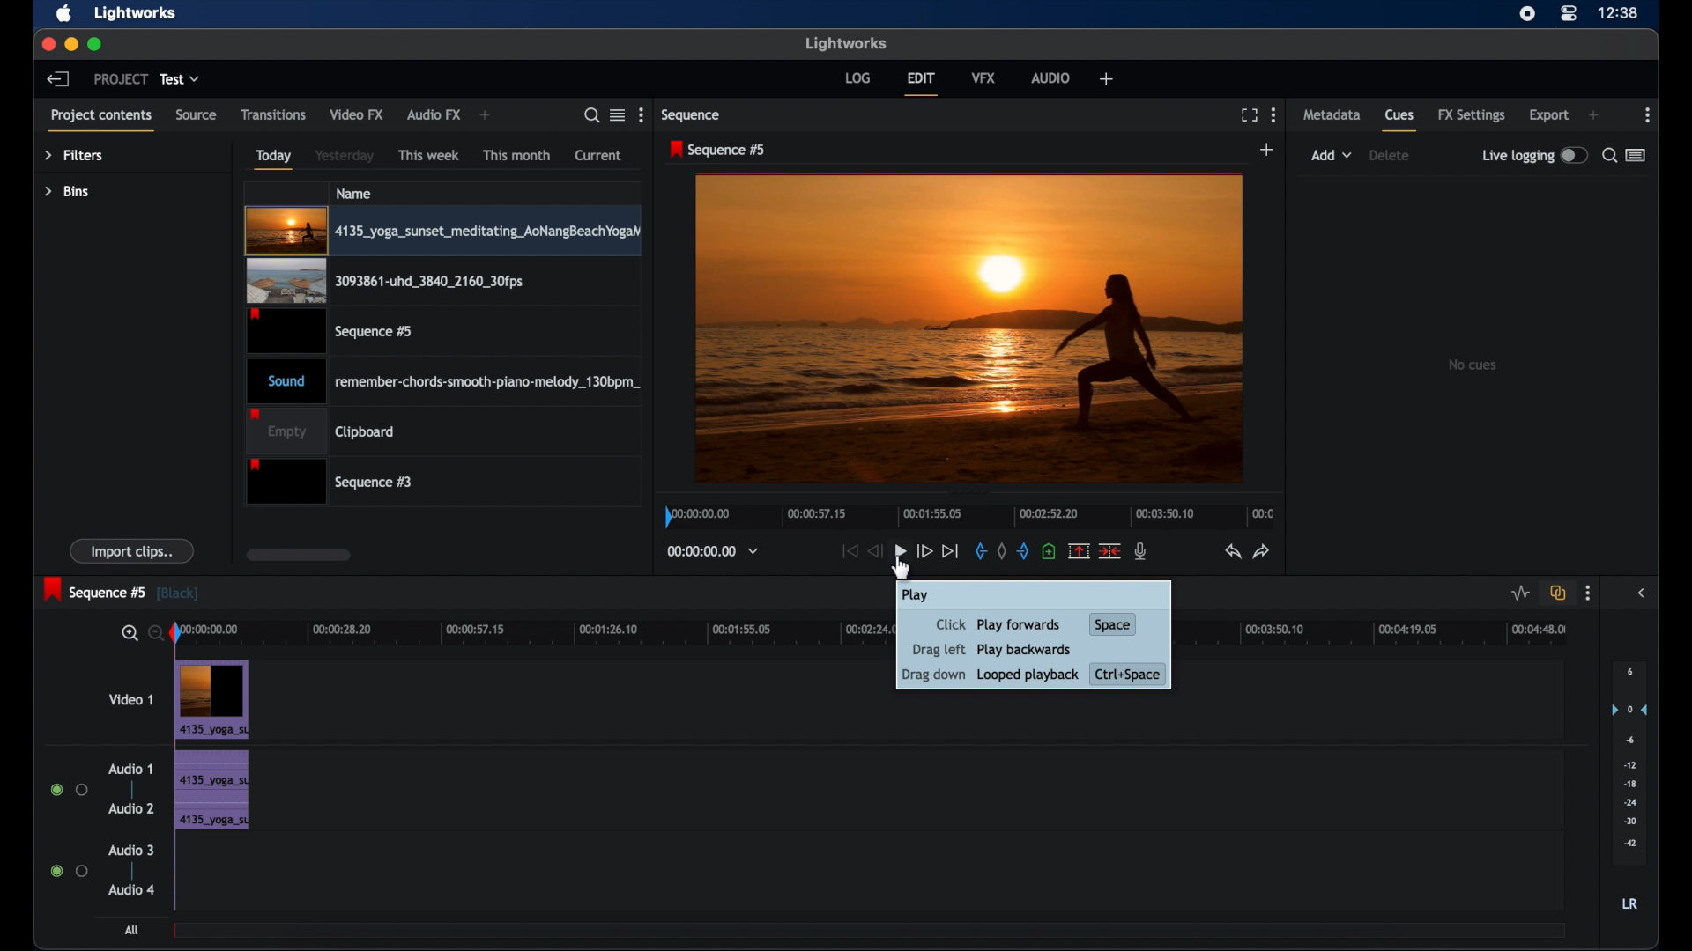 The image size is (1692, 951). I want to click on toggle audio level editing, so click(1521, 593).